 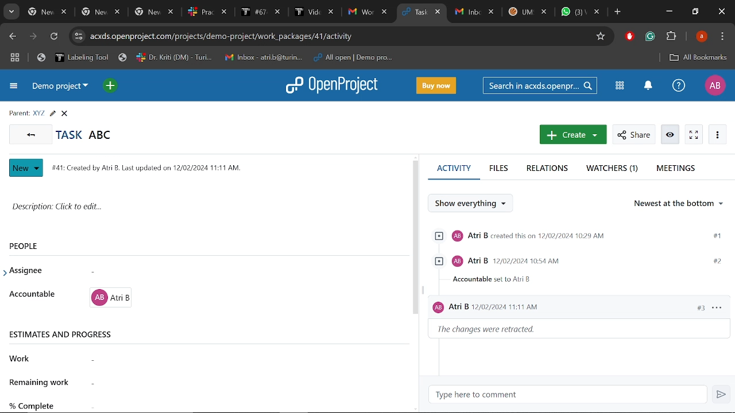 I want to click on Tab groups, so click(x=15, y=59).